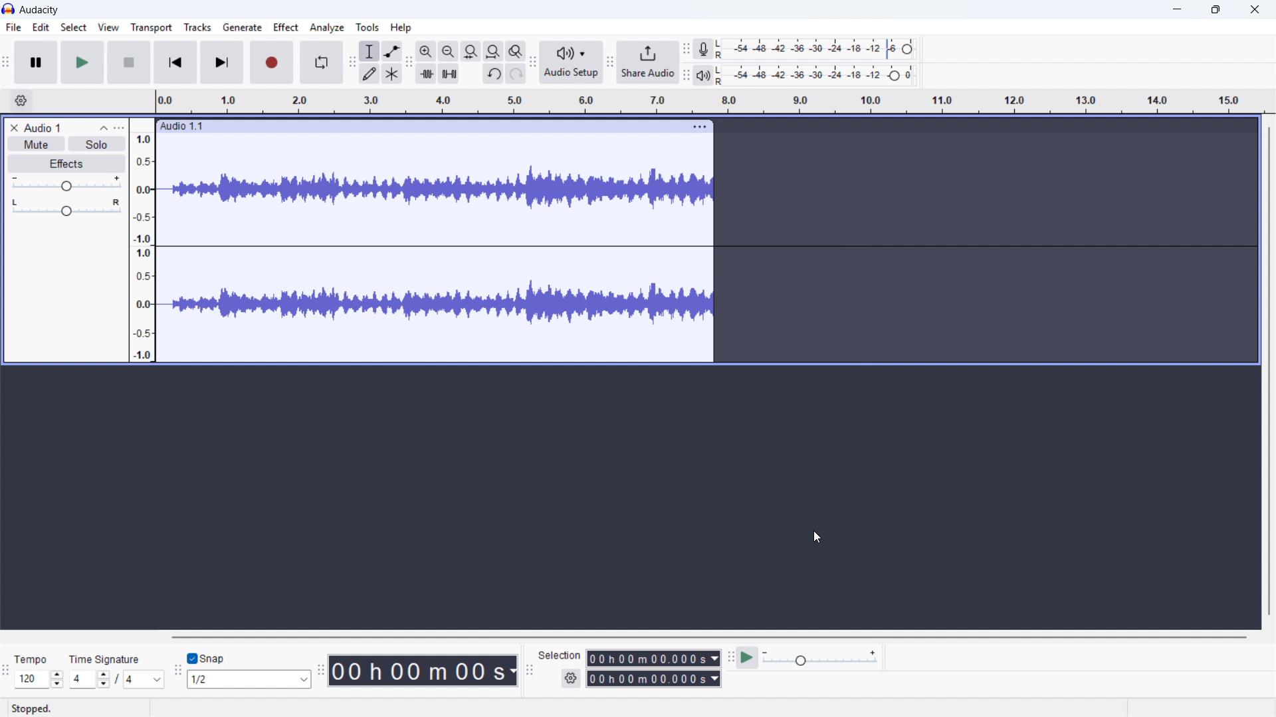  What do you see at coordinates (516, 73) in the screenshot?
I see `Redo ` at bounding box center [516, 73].